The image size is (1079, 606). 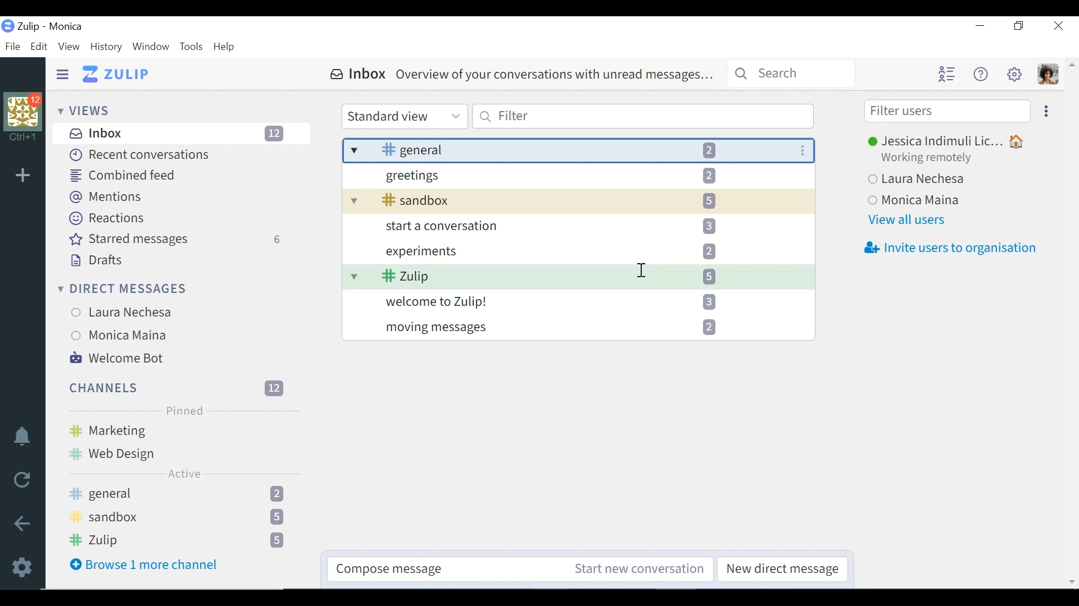 What do you see at coordinates (643, 117) in the screenshot?
I see `Filter` at bounding box center [643, 117].